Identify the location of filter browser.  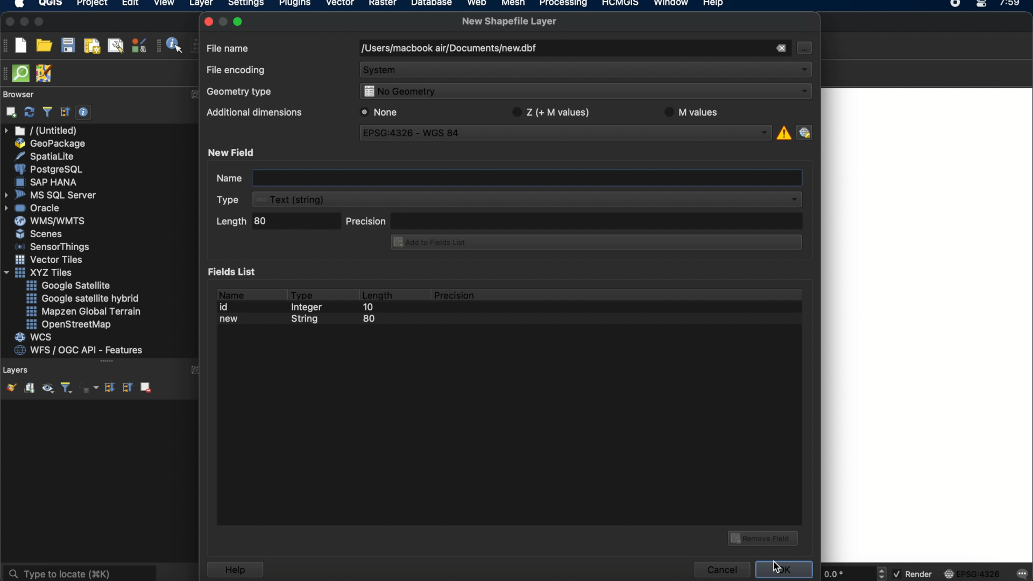
(47, 112).